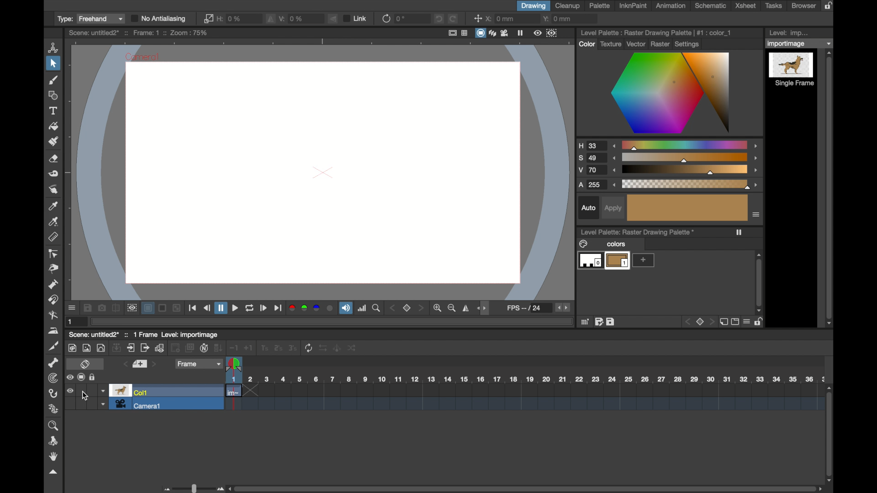 This screenshot has width=877, height=493. I want to click on scale, so click(686, 184).